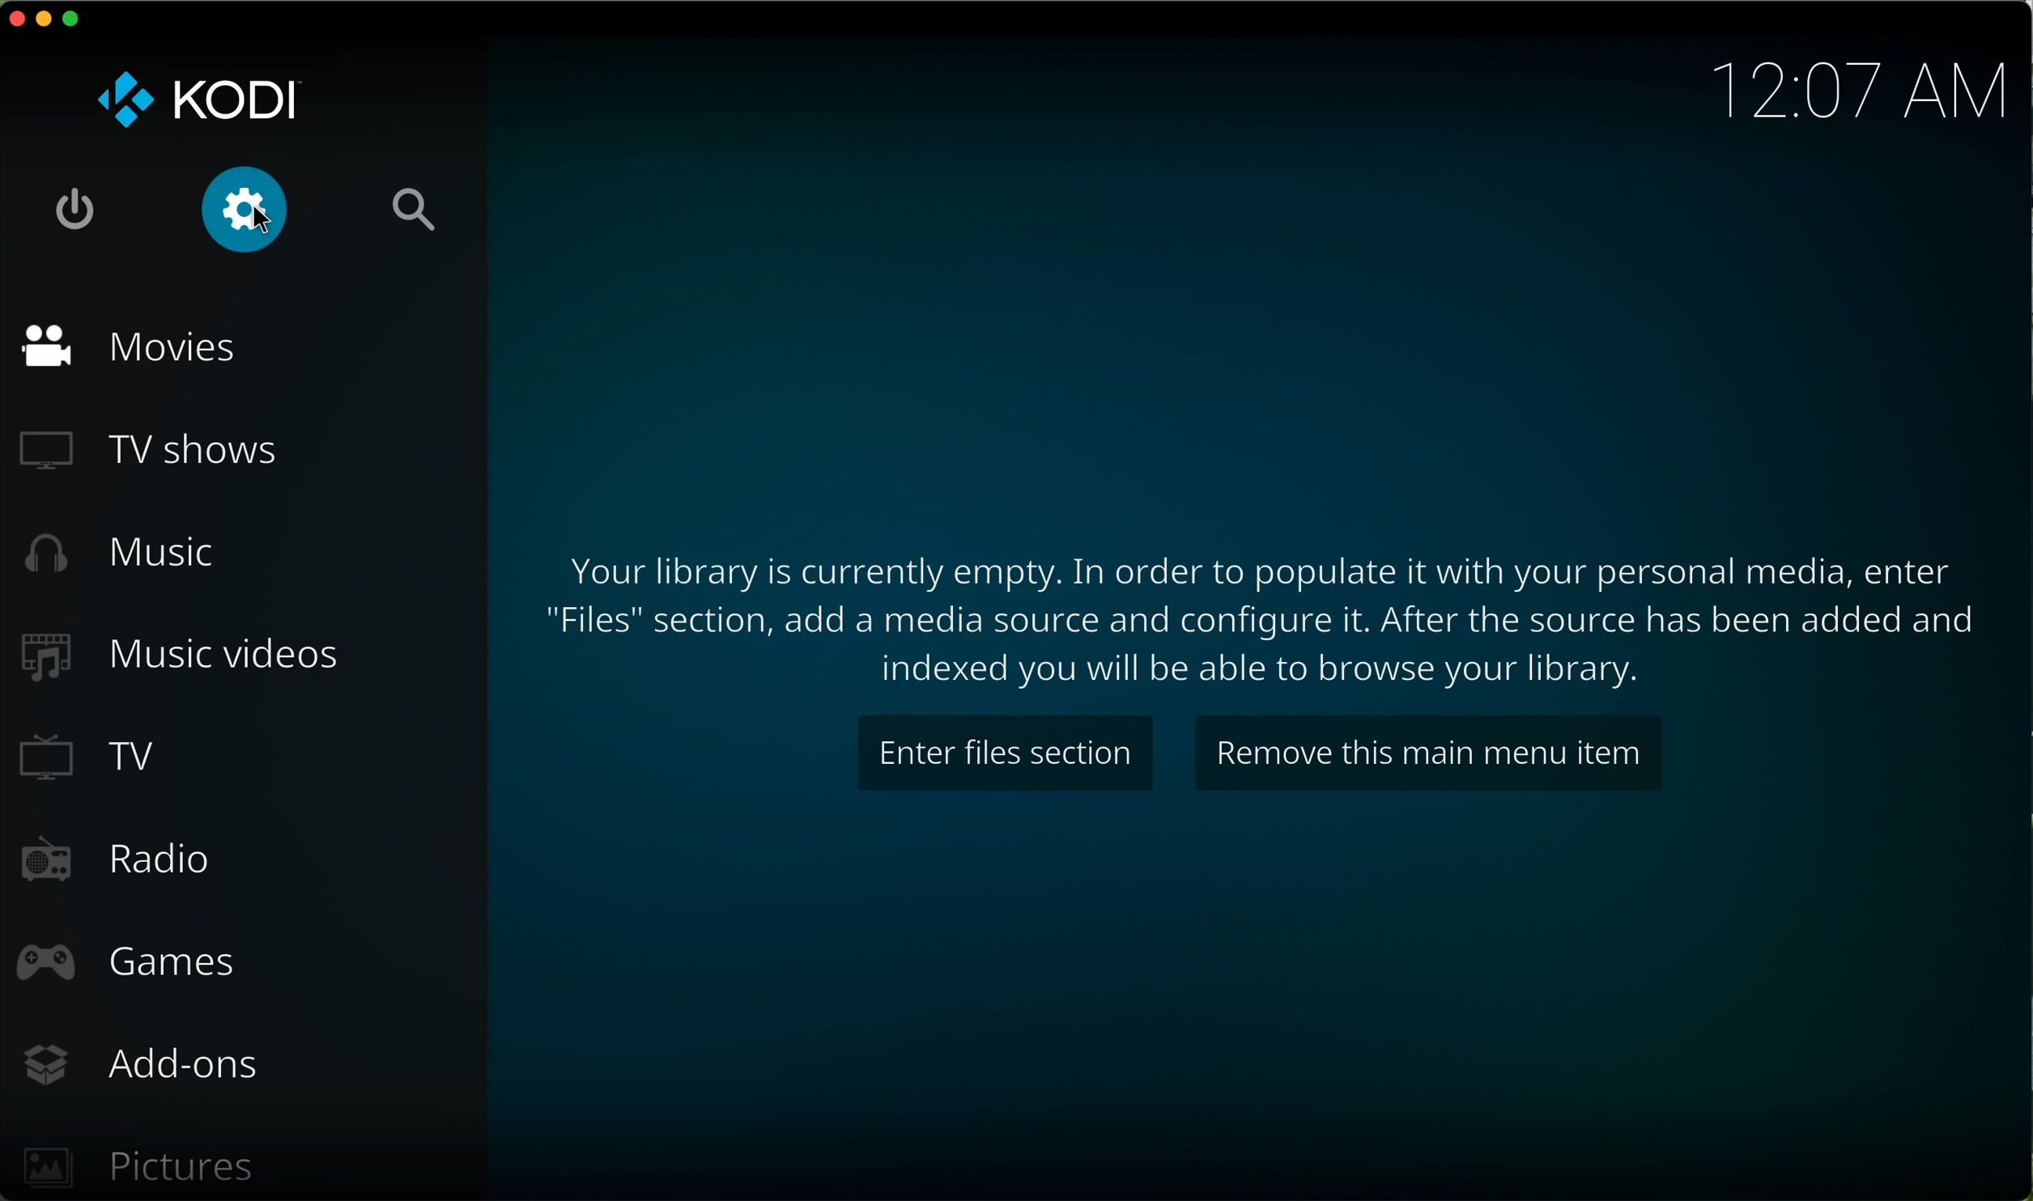 Image resolution: width=2033 pixels, height=1201 pixels. Describe the element at coordinates (45, 24) in the screenshot. I see `minimize` at that location.